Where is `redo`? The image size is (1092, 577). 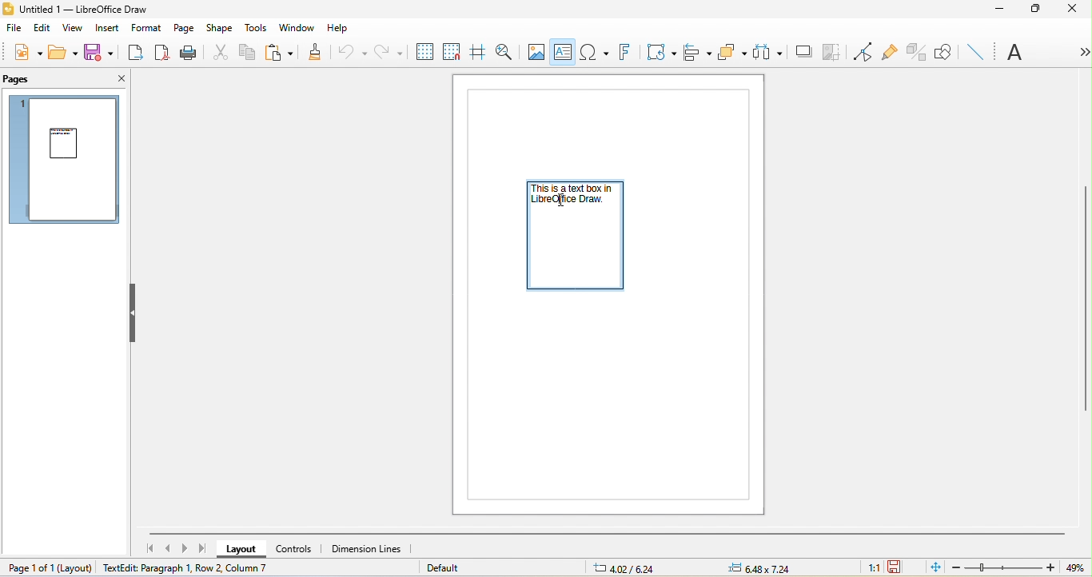 redo is located at coordinates (390, 53).